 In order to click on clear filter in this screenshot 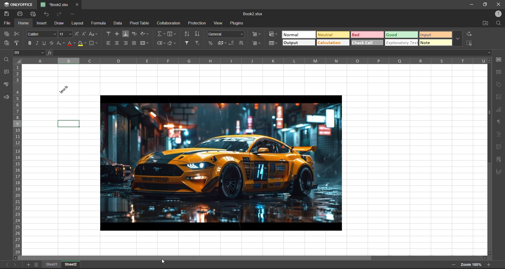, I will do `click(198, 43)`.